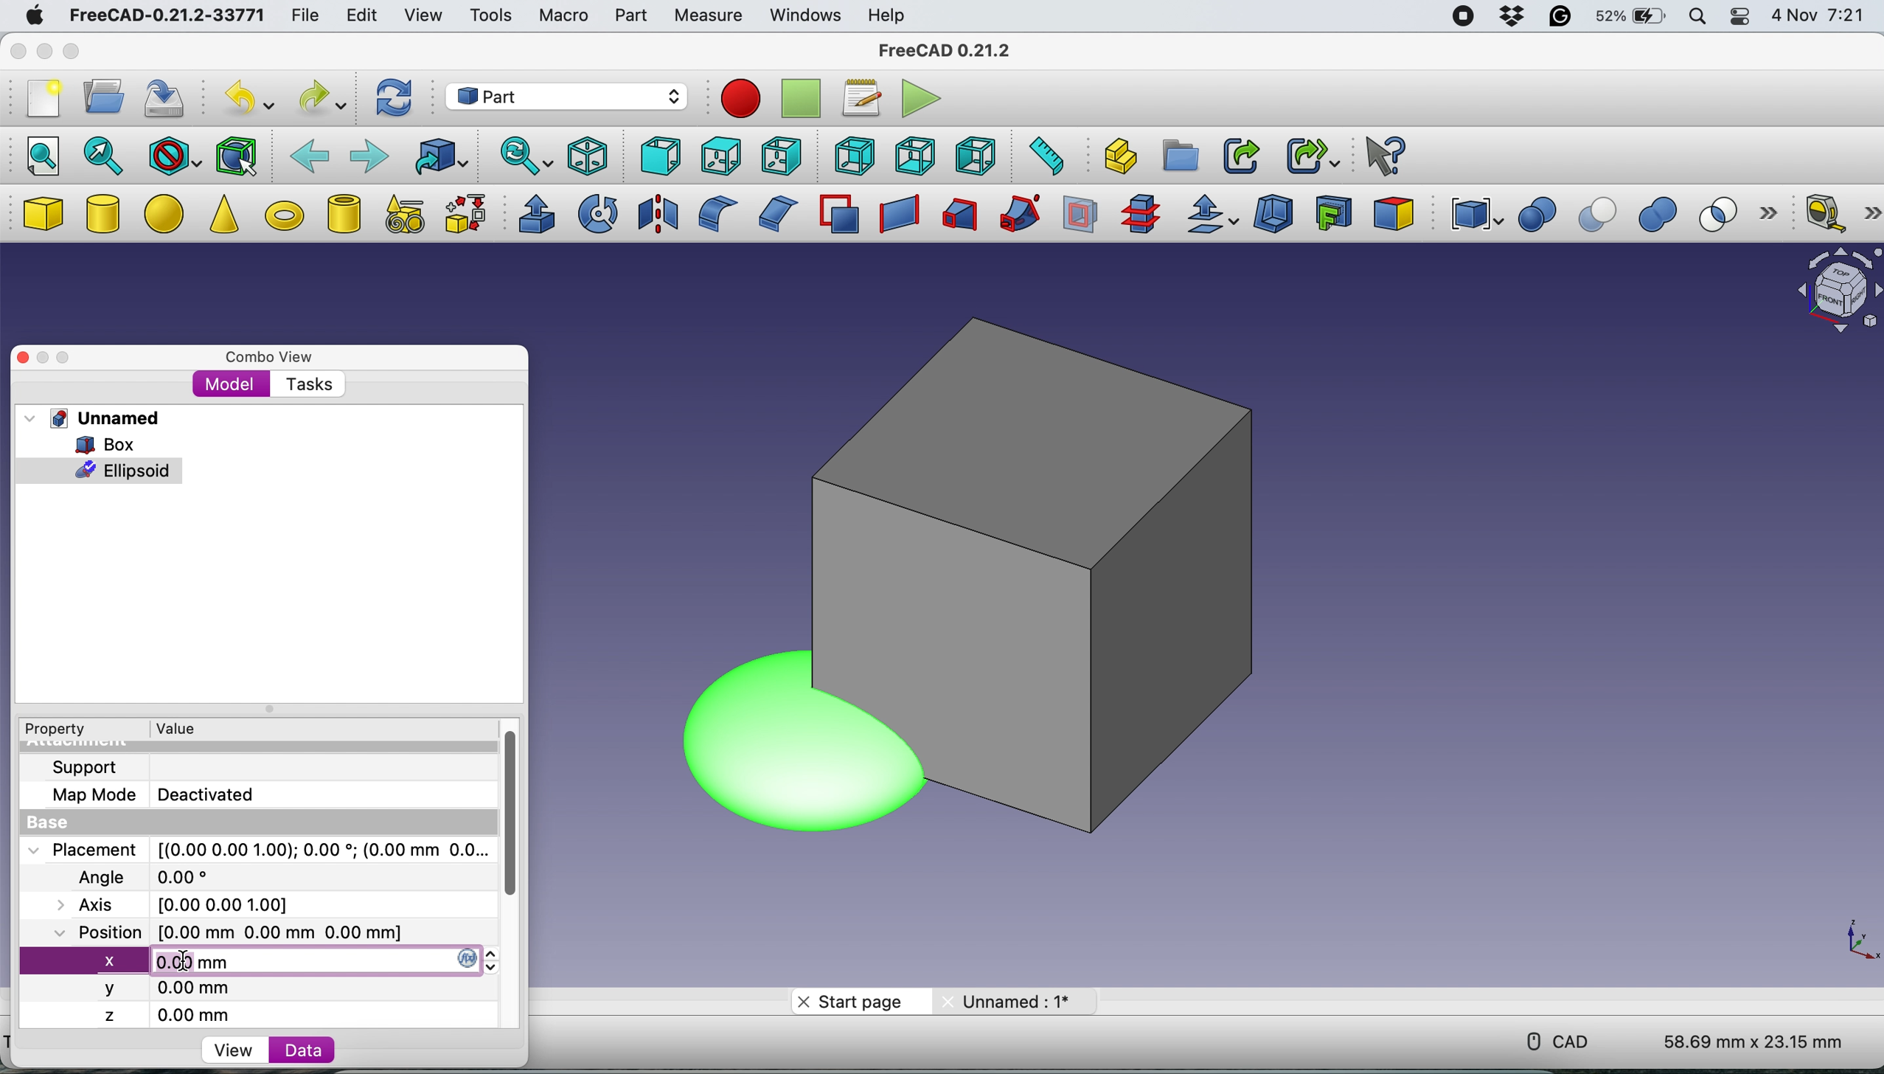 The image size is (1884, 1074). What do you see at coordinates (852, 156) in the screenshot?
I see `rear` at bounding box center [852, 156].